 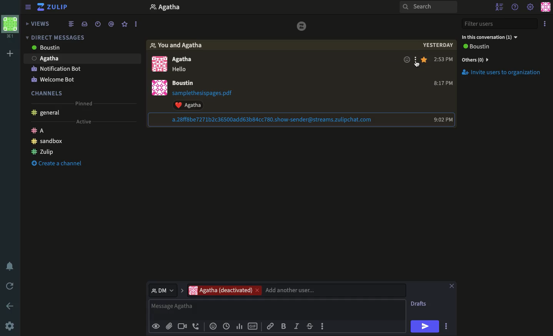 I want to click on Hide menu, so click(x=28, y=6).